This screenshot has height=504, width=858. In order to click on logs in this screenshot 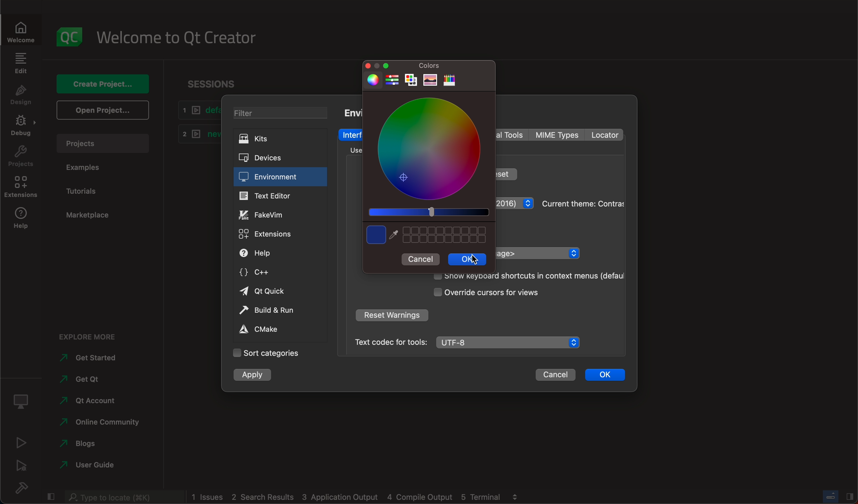, I will do `click(347, 497)`.